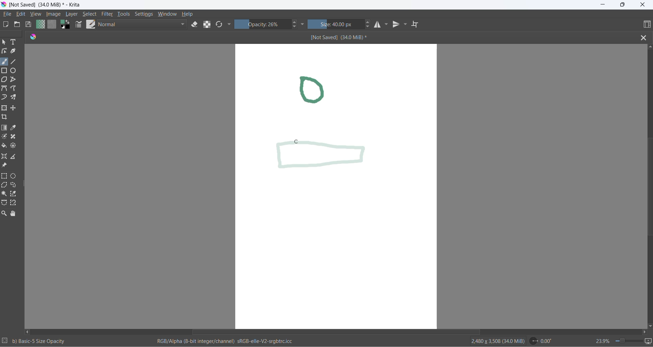 This screenshot has width=653, height=347. I want to click on vertical mirror tools settings dropdown button, so click(406, 25).